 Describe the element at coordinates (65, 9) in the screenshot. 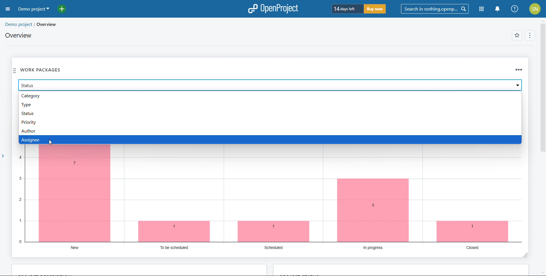

I see `add project` at that location.